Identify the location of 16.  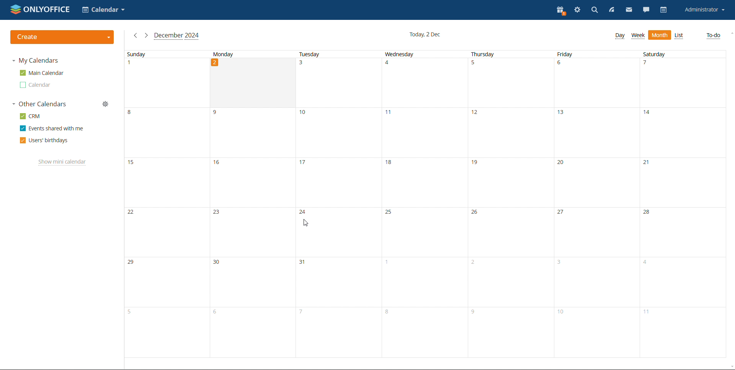
(218, 165).